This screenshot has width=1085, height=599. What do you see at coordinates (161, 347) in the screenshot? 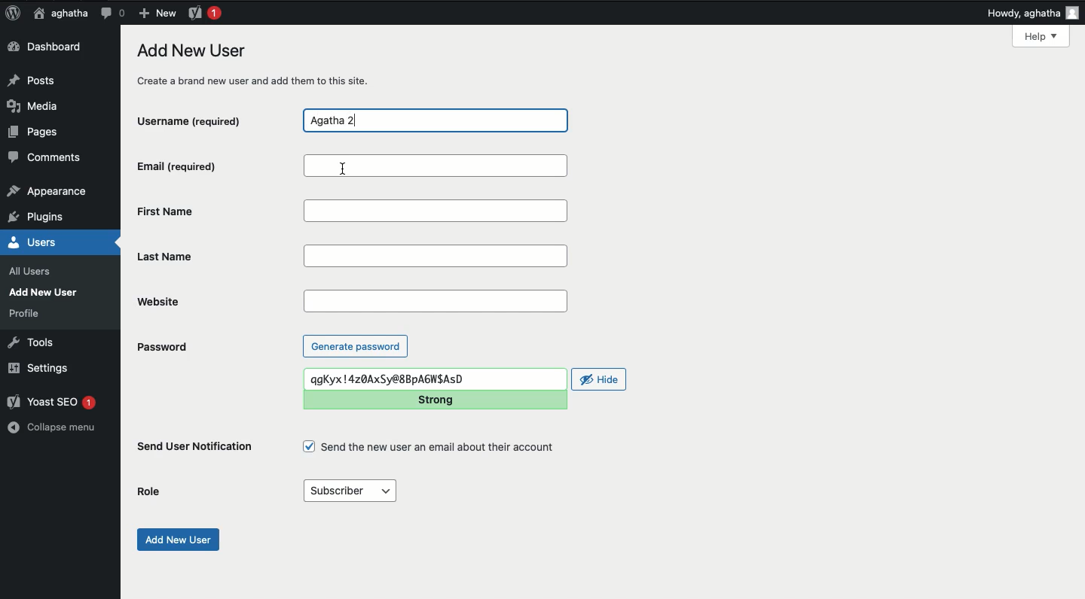
I see `Password` at bounding box center [161, 347].